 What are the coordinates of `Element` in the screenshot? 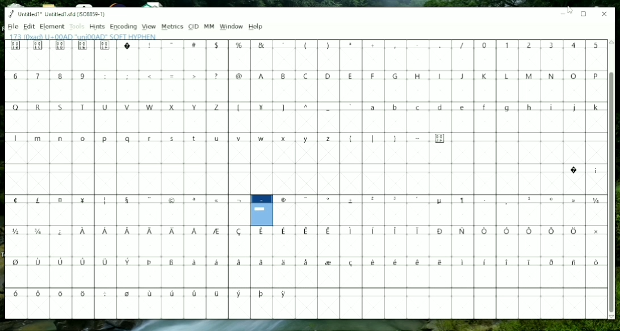 It's located at (52, 27).